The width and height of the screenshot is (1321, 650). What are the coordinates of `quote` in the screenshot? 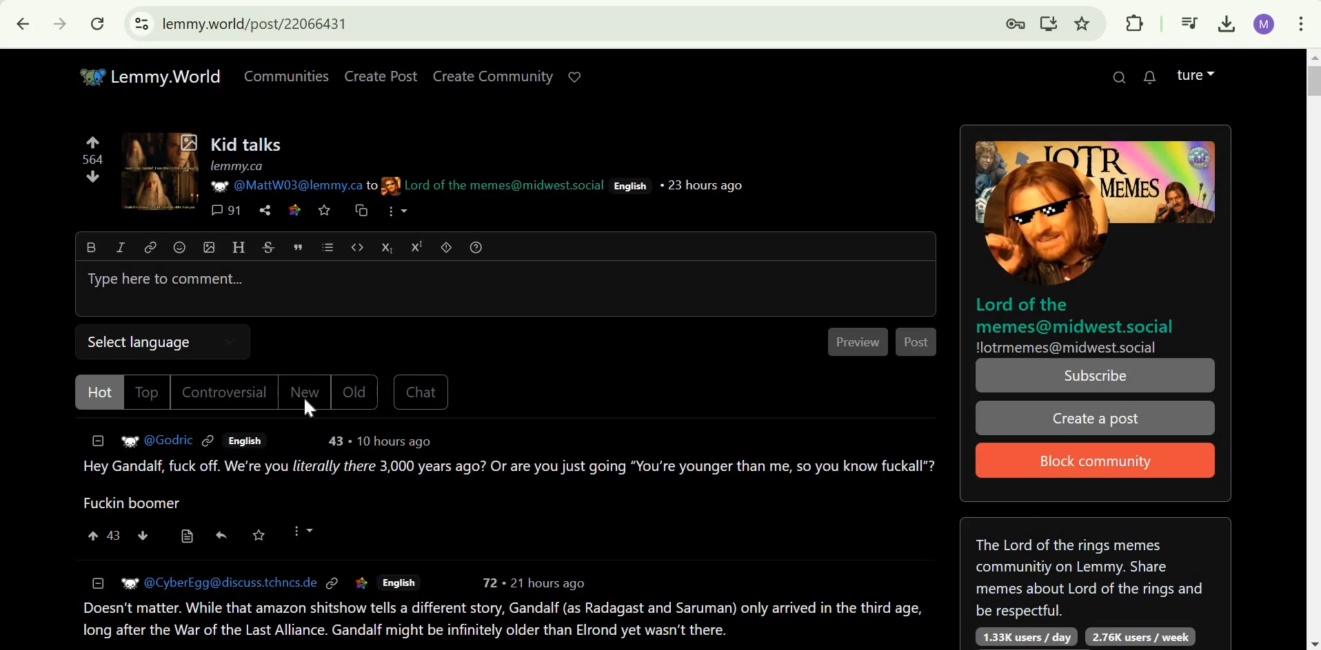 It's located at (297, 246).